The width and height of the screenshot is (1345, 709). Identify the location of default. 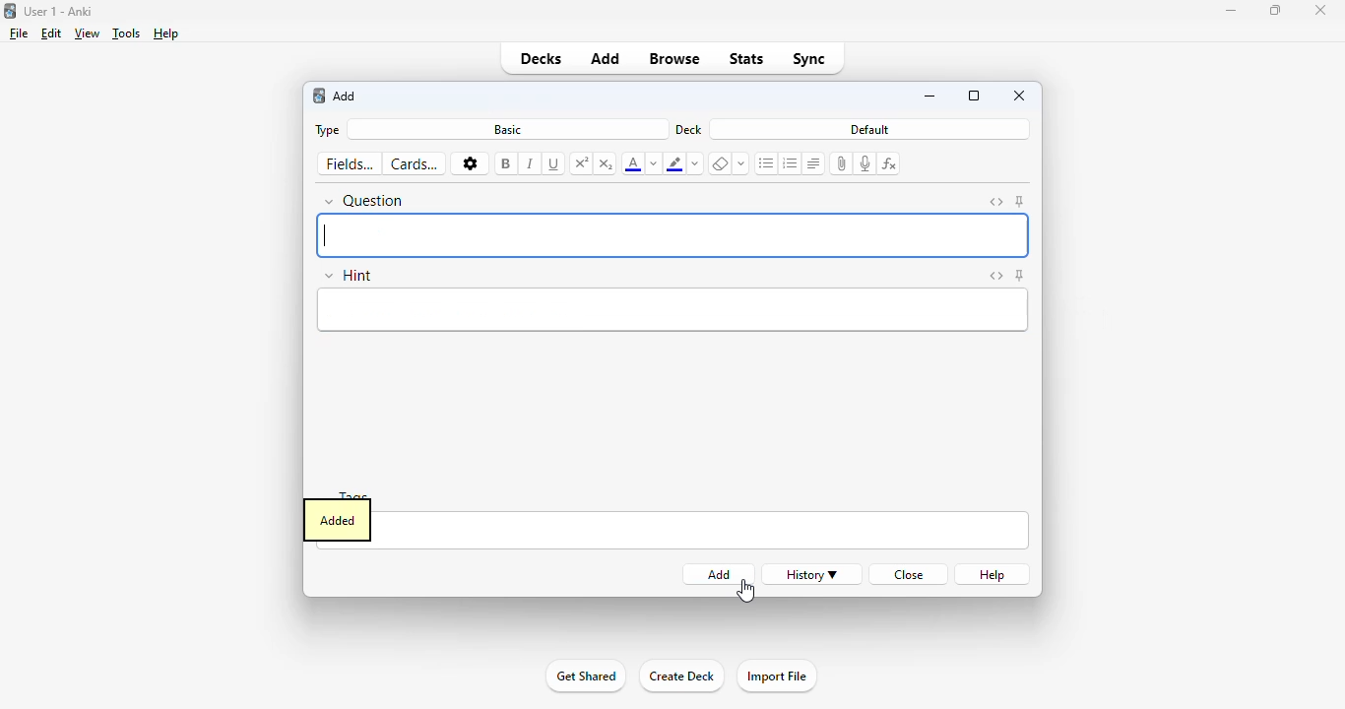
(867, 129).